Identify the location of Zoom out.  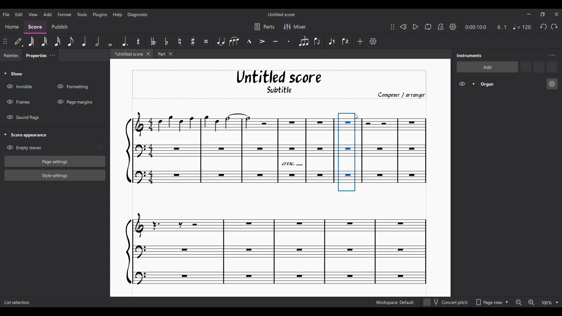
(519, 302).